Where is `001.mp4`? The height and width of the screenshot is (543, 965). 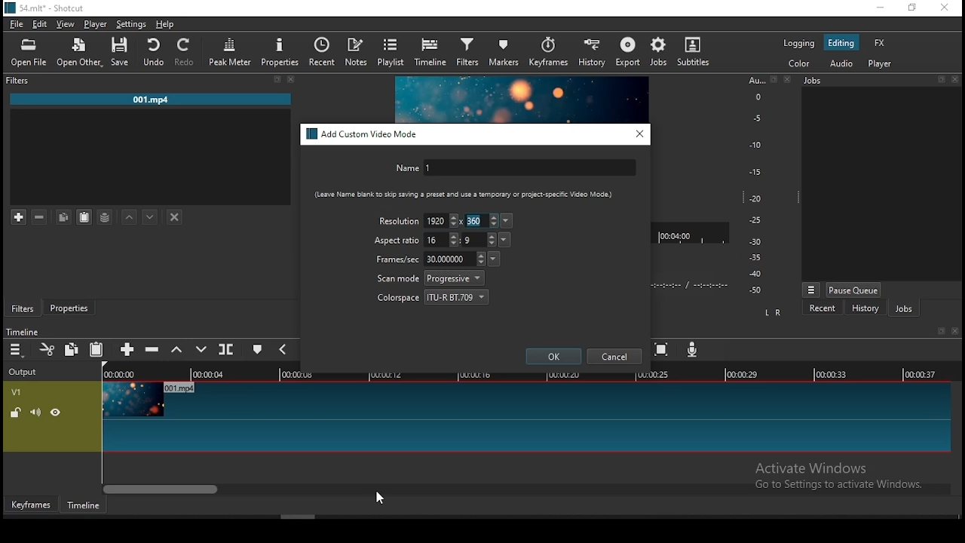
001.mp4 is located at coordinates (151, 100).